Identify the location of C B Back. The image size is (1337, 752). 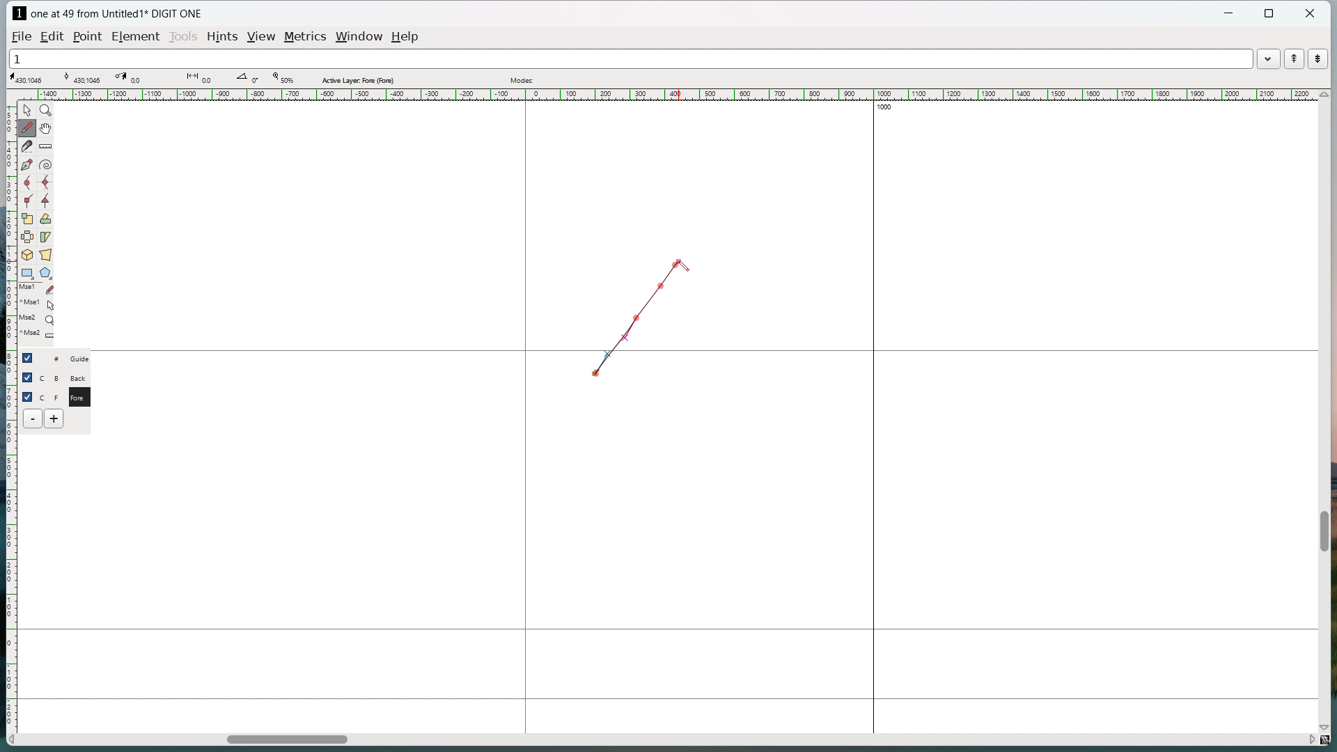
(65, 376).